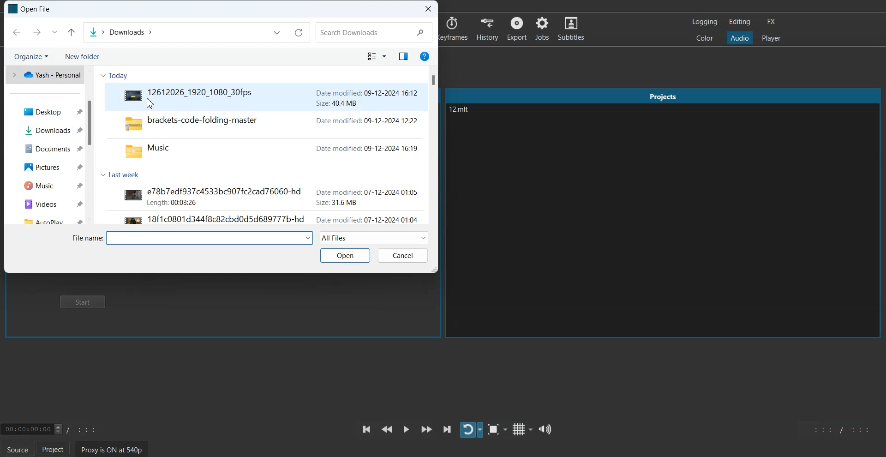  Describe the element at coordinates (46, 111) in the screenshot. I see `Desktop` at that location.